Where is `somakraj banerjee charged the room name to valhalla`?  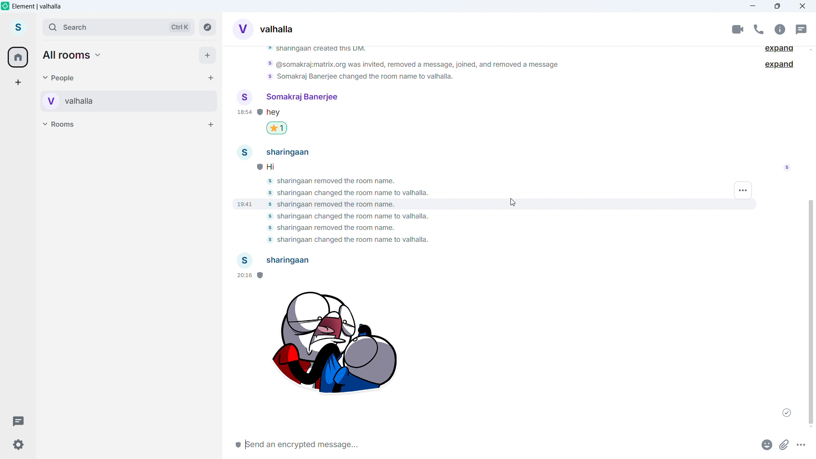 somakraj banerjee charged the room name to valhalla is located at coordinates (365, 78).